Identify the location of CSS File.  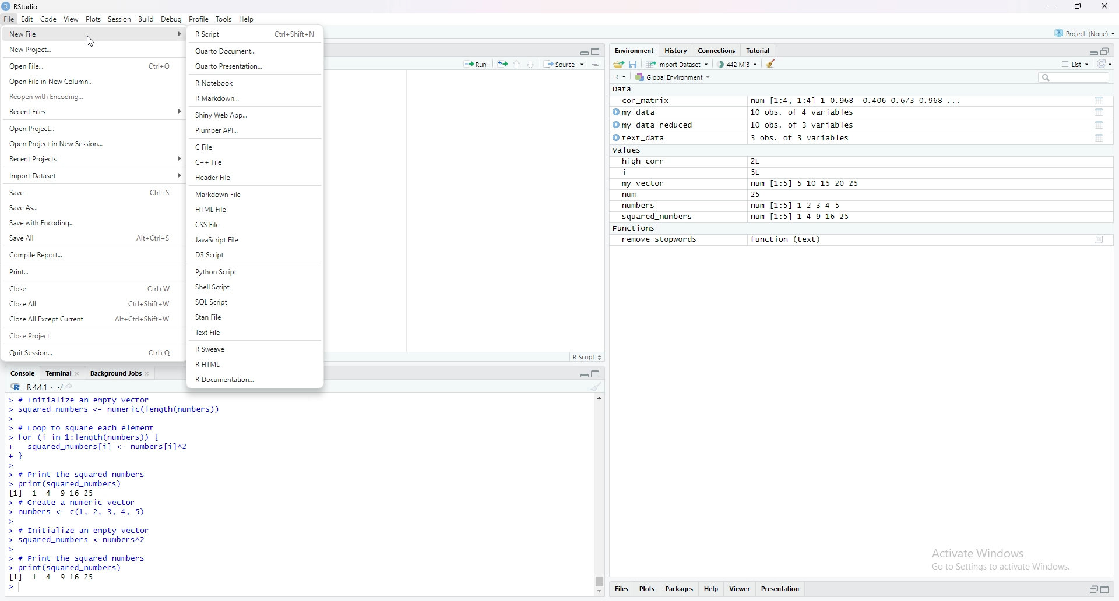
(255, 224).